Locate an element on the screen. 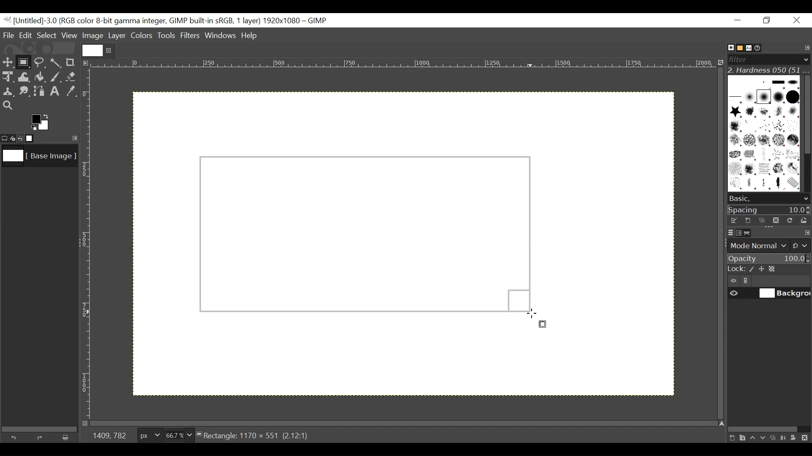 This screenshot has height=456, width=812. Filters is located at coordinates (191, 36).